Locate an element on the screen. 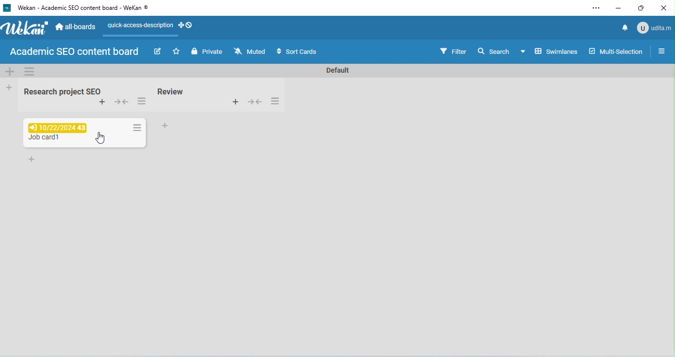  search is located at coordinates (493, 50).